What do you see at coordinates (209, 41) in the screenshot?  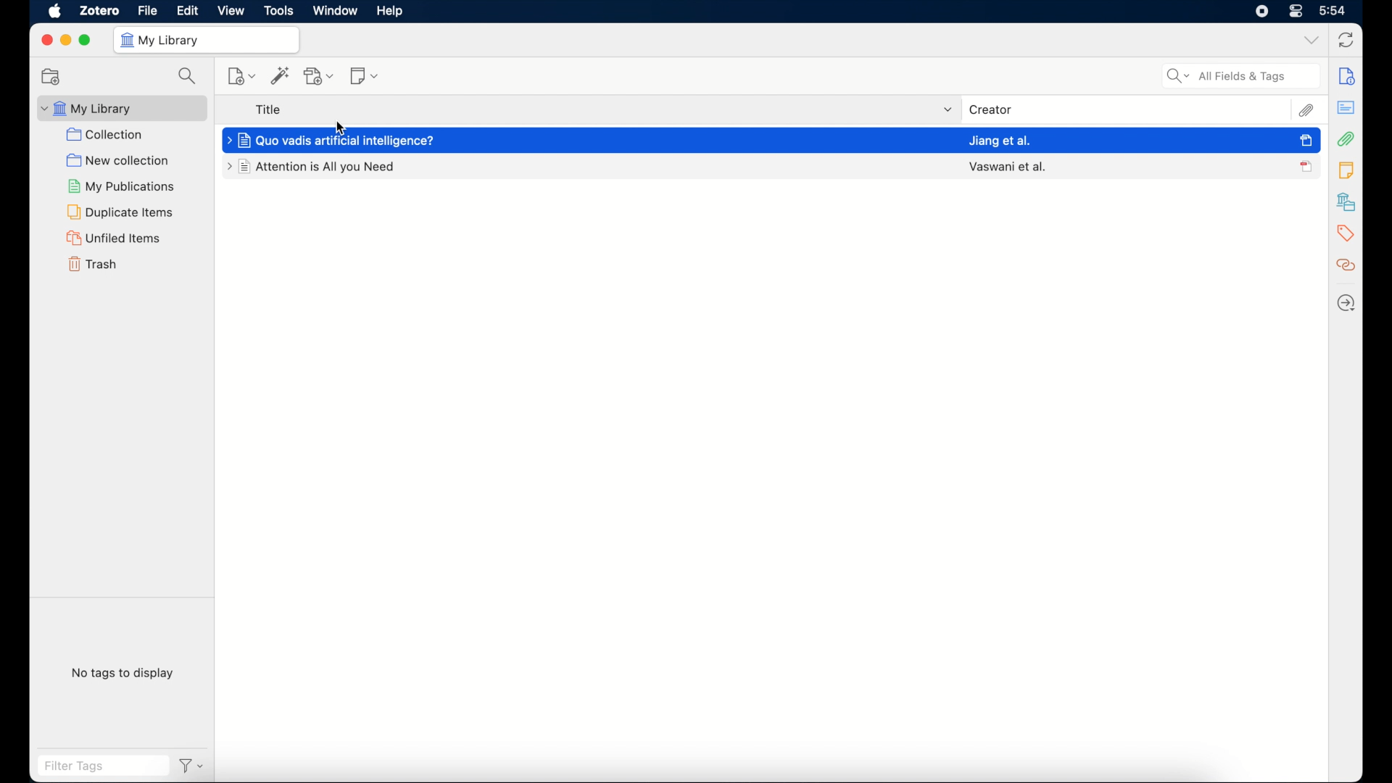 I see `my library tab` at bounding box center [209, 41].